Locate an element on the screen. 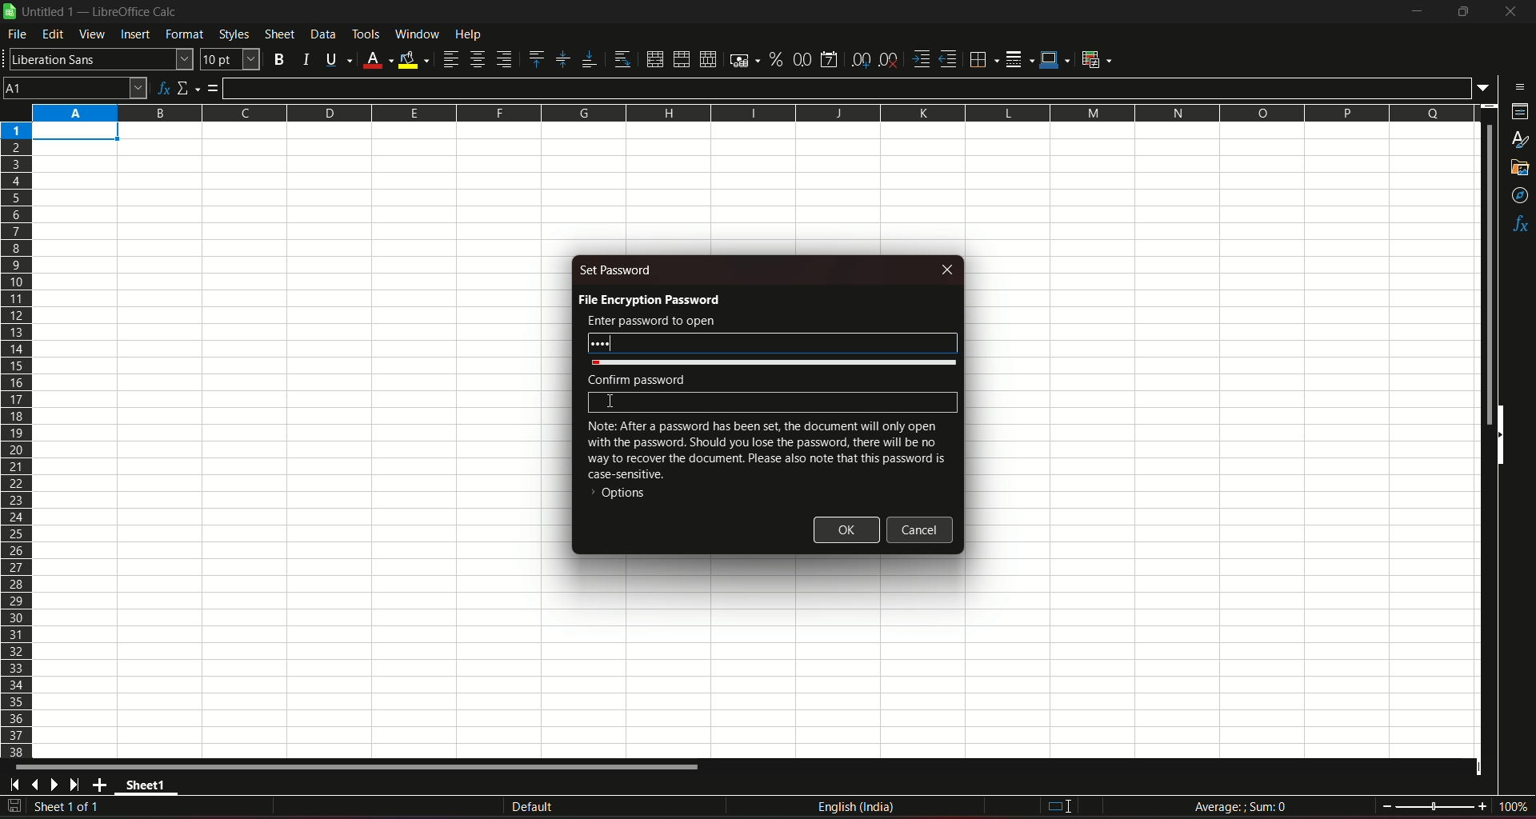  rows is located at coordinates (16, 440).